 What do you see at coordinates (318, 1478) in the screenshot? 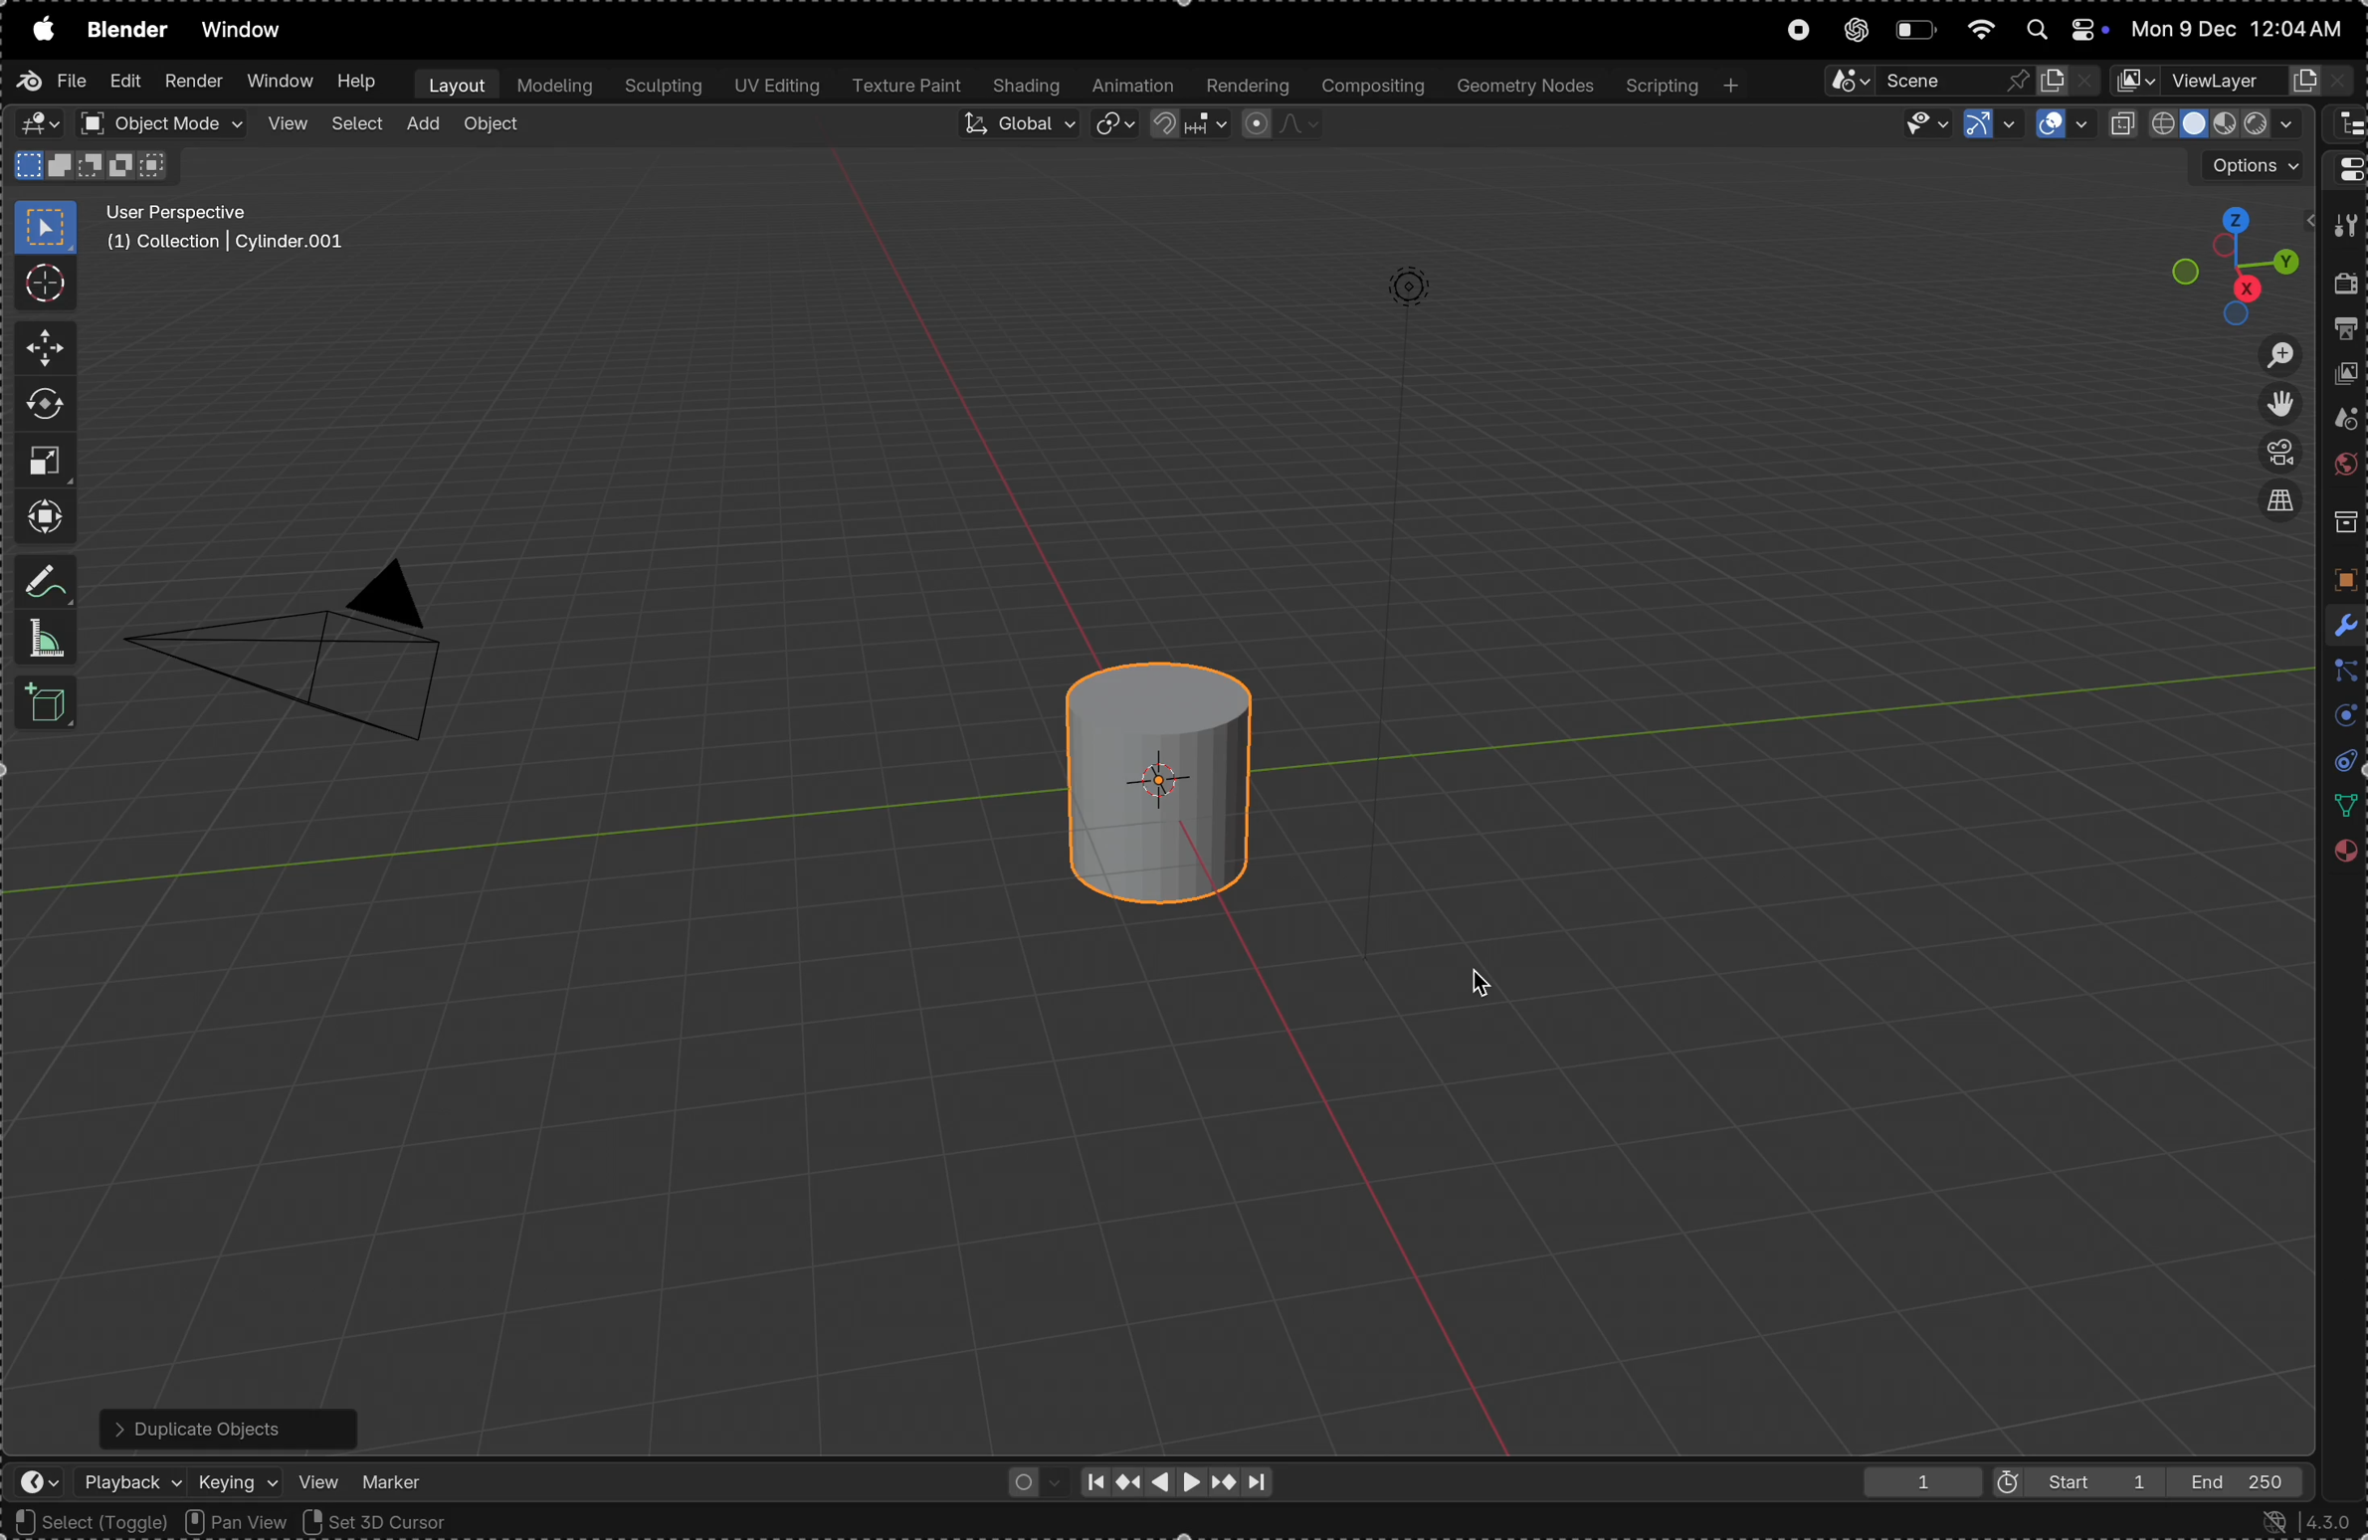
I see `view` at bounding box center [318, 1478].